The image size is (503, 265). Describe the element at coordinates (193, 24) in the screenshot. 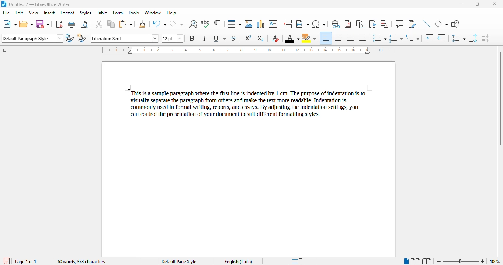

I see `find and replace` at that location.